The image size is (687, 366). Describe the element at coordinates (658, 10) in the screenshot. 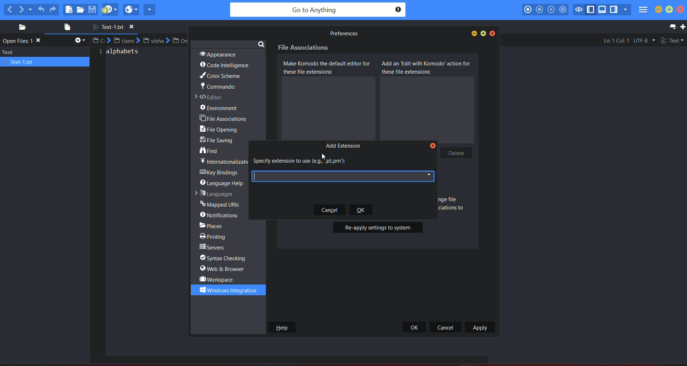

I see `minimize` at that location.